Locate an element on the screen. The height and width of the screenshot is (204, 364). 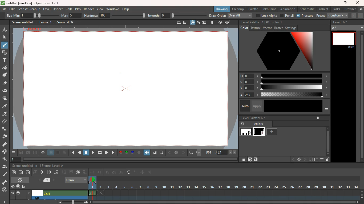
stop is located at coordinates (177, 153).